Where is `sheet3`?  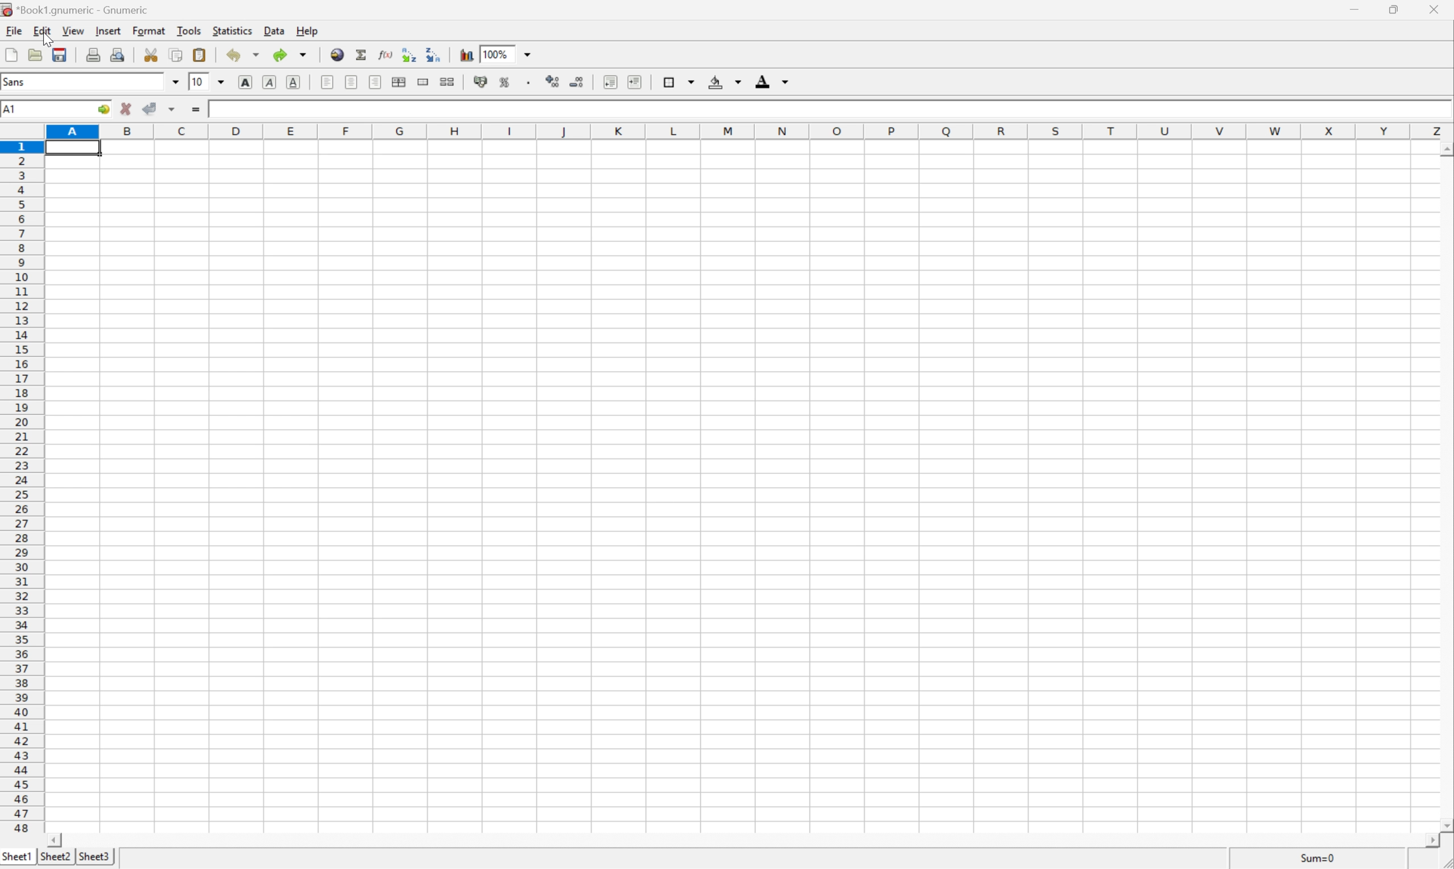
sheet3 is located at coordinates (94, 860).